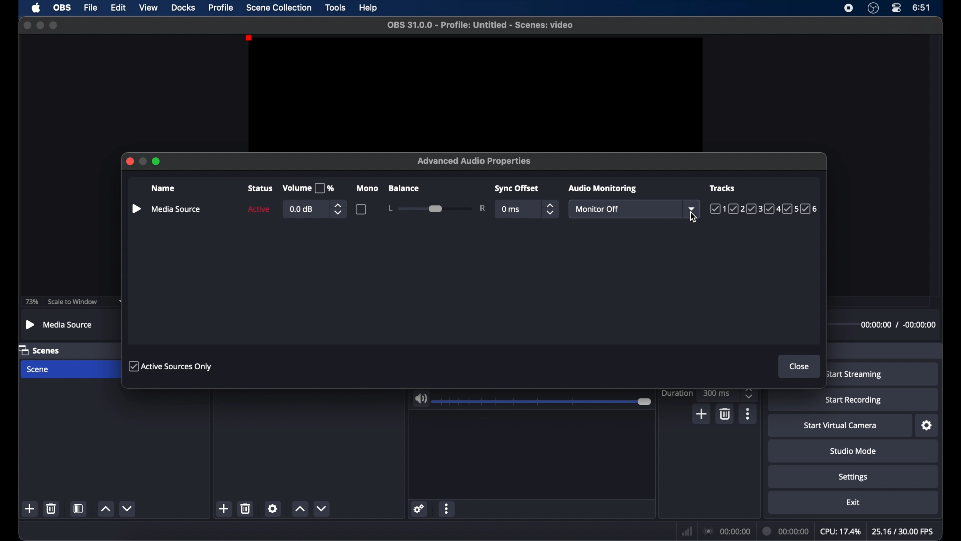 The width and height of the screenshot is (961, 541). What do you see at coordinates (142, 162) in the screenshot?
I see `minimize` at bounding box center [142, 162].